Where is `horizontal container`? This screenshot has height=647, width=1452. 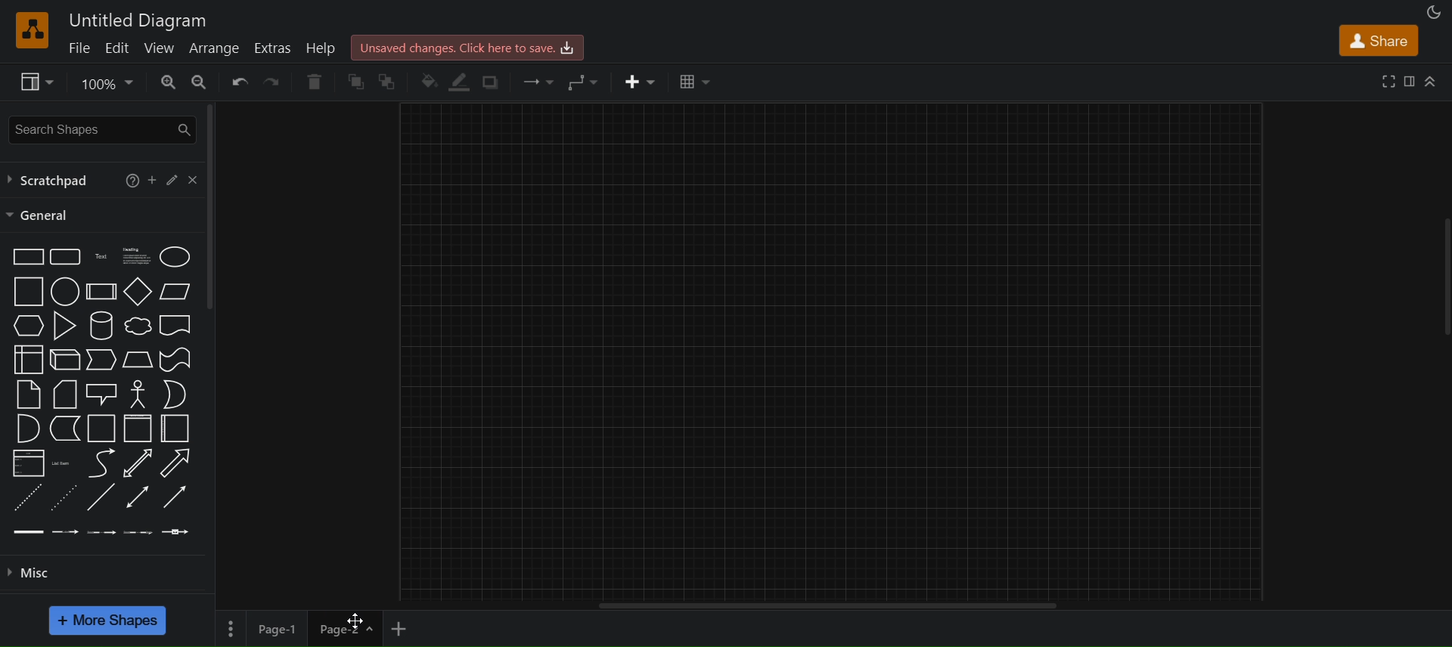 horizontal container is located at coordinates (176, 429).